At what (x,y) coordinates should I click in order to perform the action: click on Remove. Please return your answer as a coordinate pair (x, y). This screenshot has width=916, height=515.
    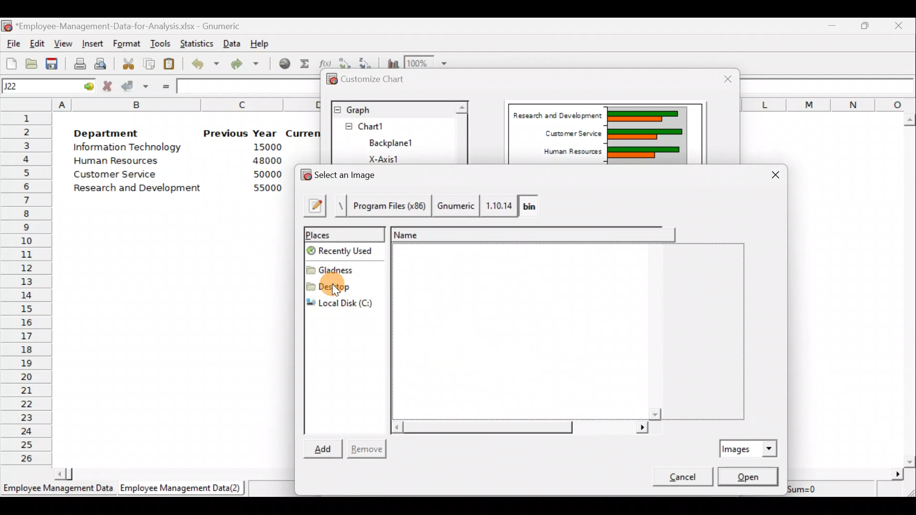
    Looking at the image, I should click on (368, 447).